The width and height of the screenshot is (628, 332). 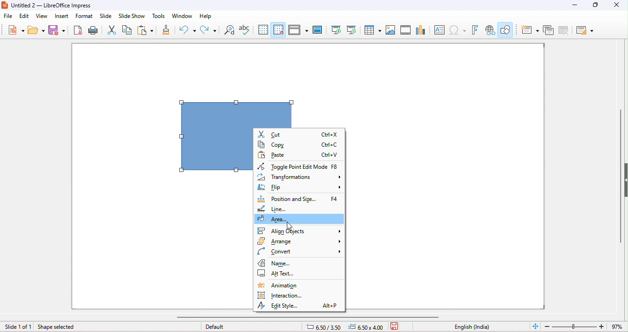 I want to click on new slide, so click(x=530, y=30).